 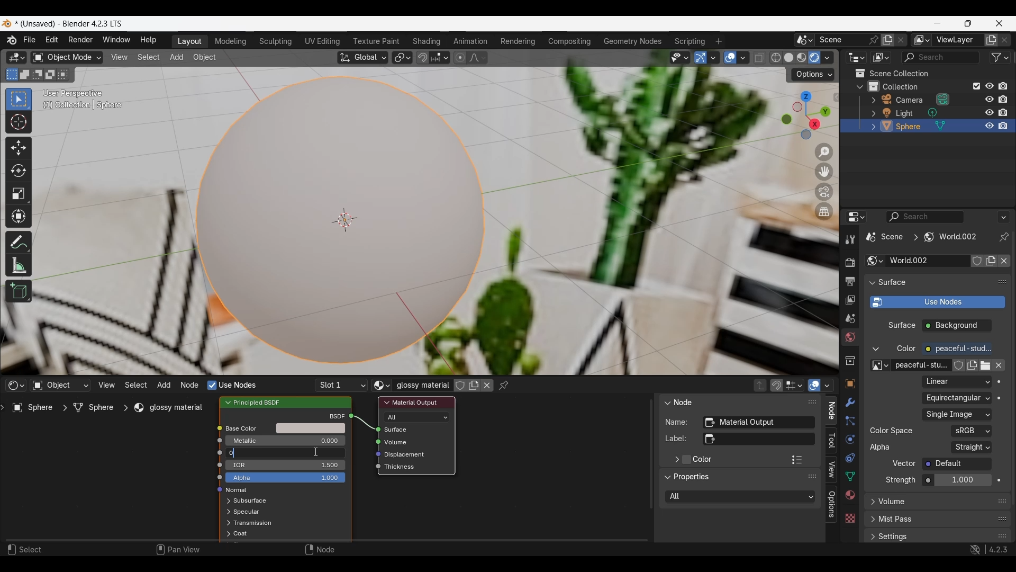 What do you see at coordinates (906, 113) in the screenshot?
I see `light` at bounding box center [906, 113].